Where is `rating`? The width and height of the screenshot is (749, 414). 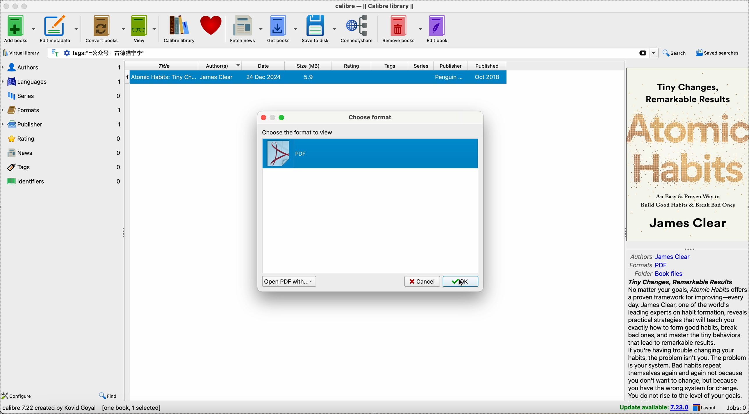 rating is located at coordinates (352, 65).